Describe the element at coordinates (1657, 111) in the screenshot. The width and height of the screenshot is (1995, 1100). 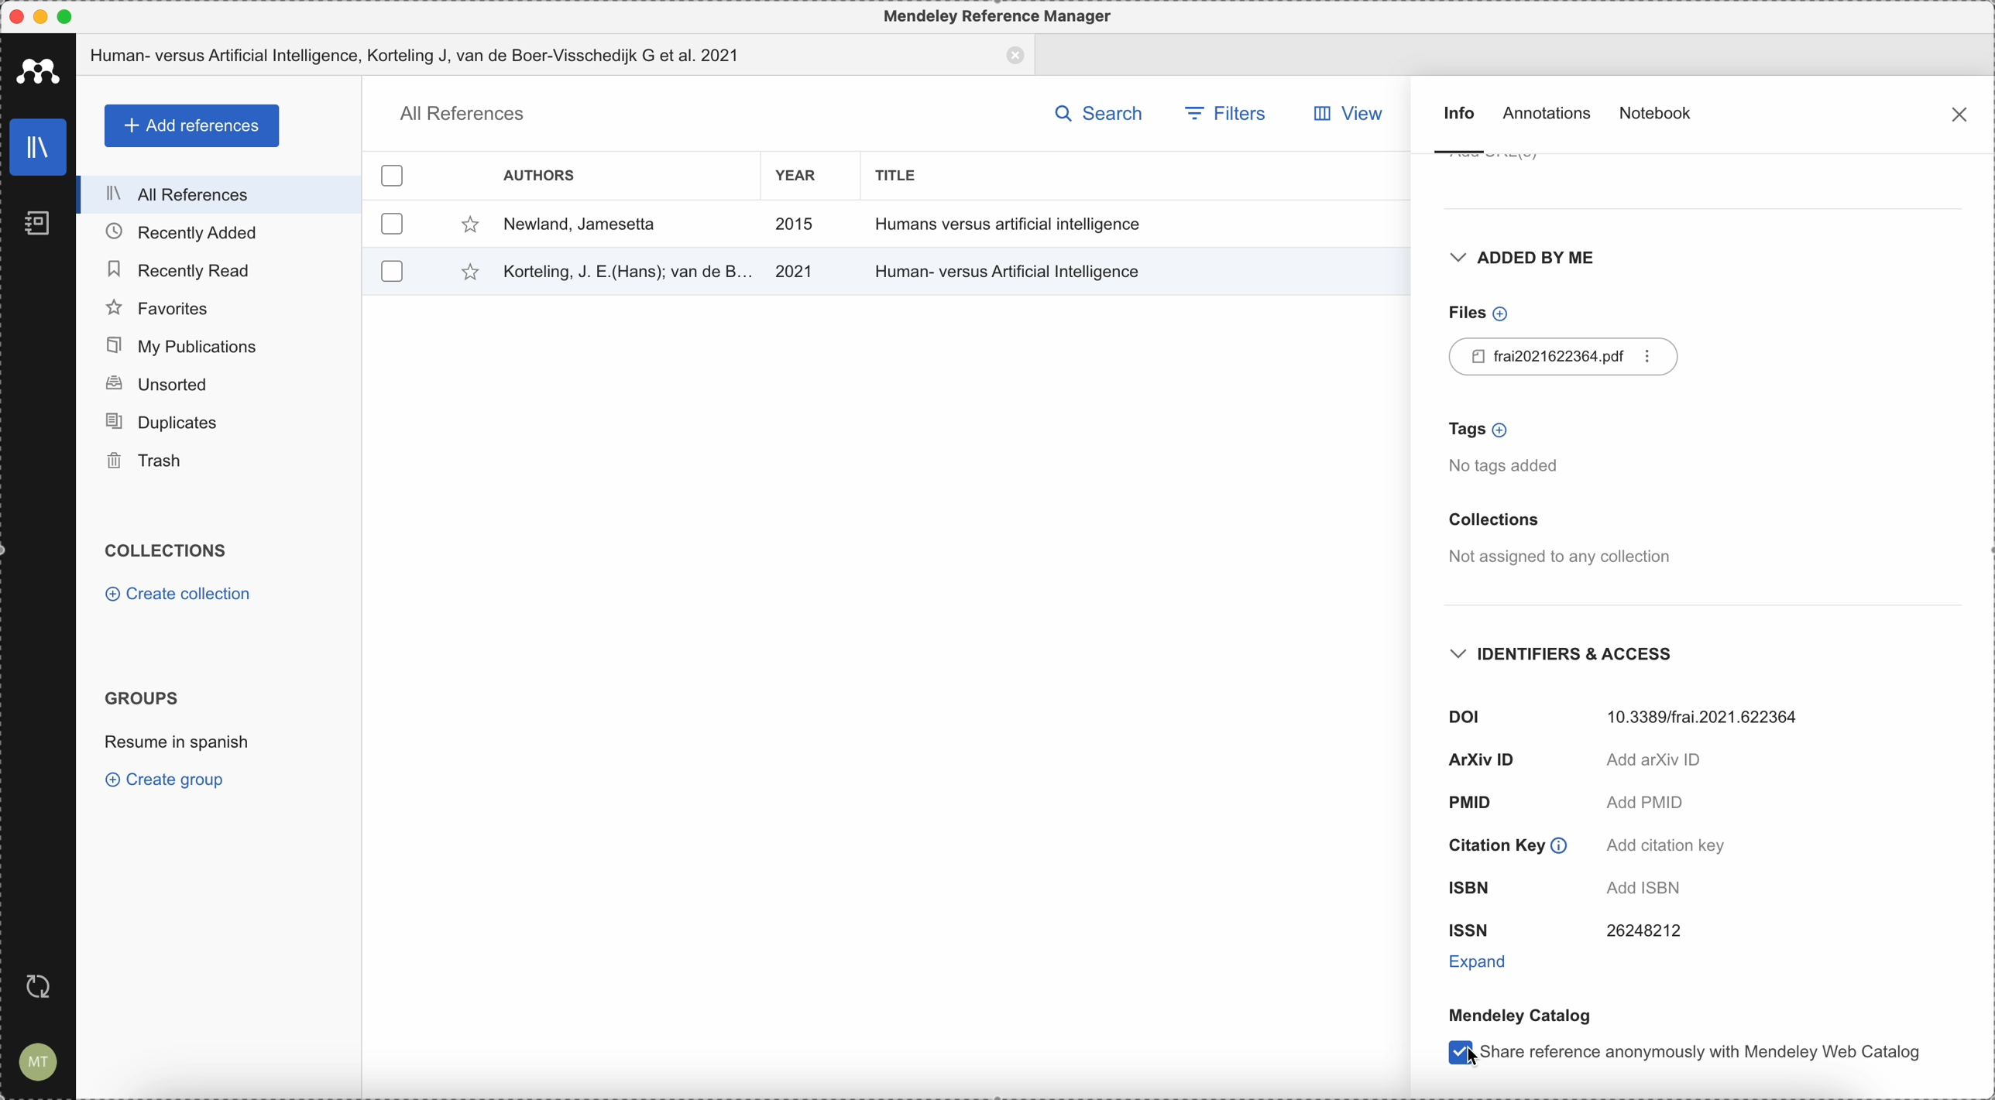
I see `notebook` at that location.